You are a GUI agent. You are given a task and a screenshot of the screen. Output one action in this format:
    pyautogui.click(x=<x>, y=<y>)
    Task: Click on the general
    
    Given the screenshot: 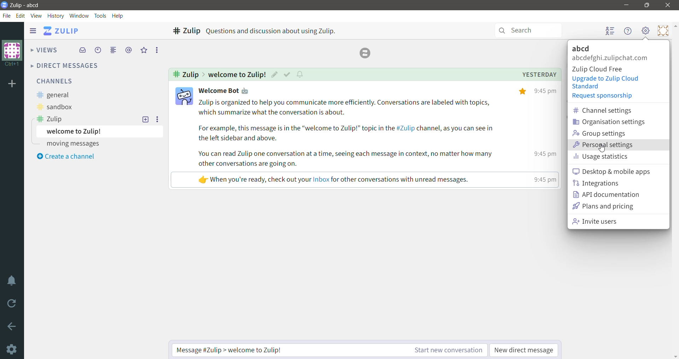 What is the action you would take?
    pyautogui.click(x=54, y=95)
    